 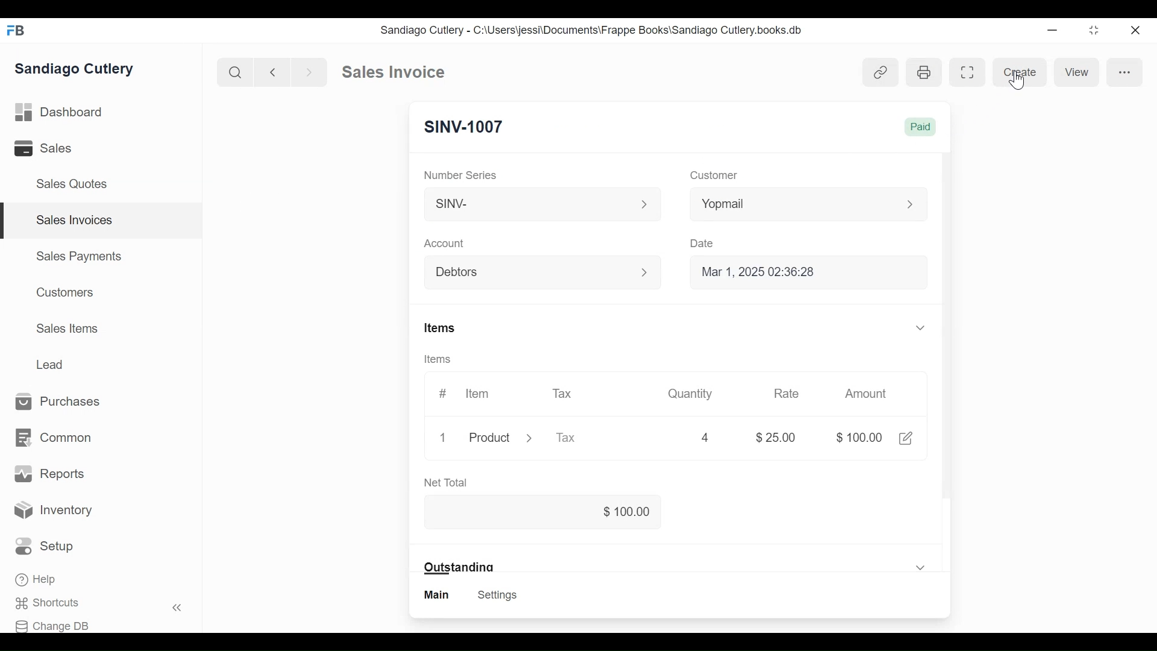 I want to click on Toggle between form and full width, so click(x=1094, y=31).